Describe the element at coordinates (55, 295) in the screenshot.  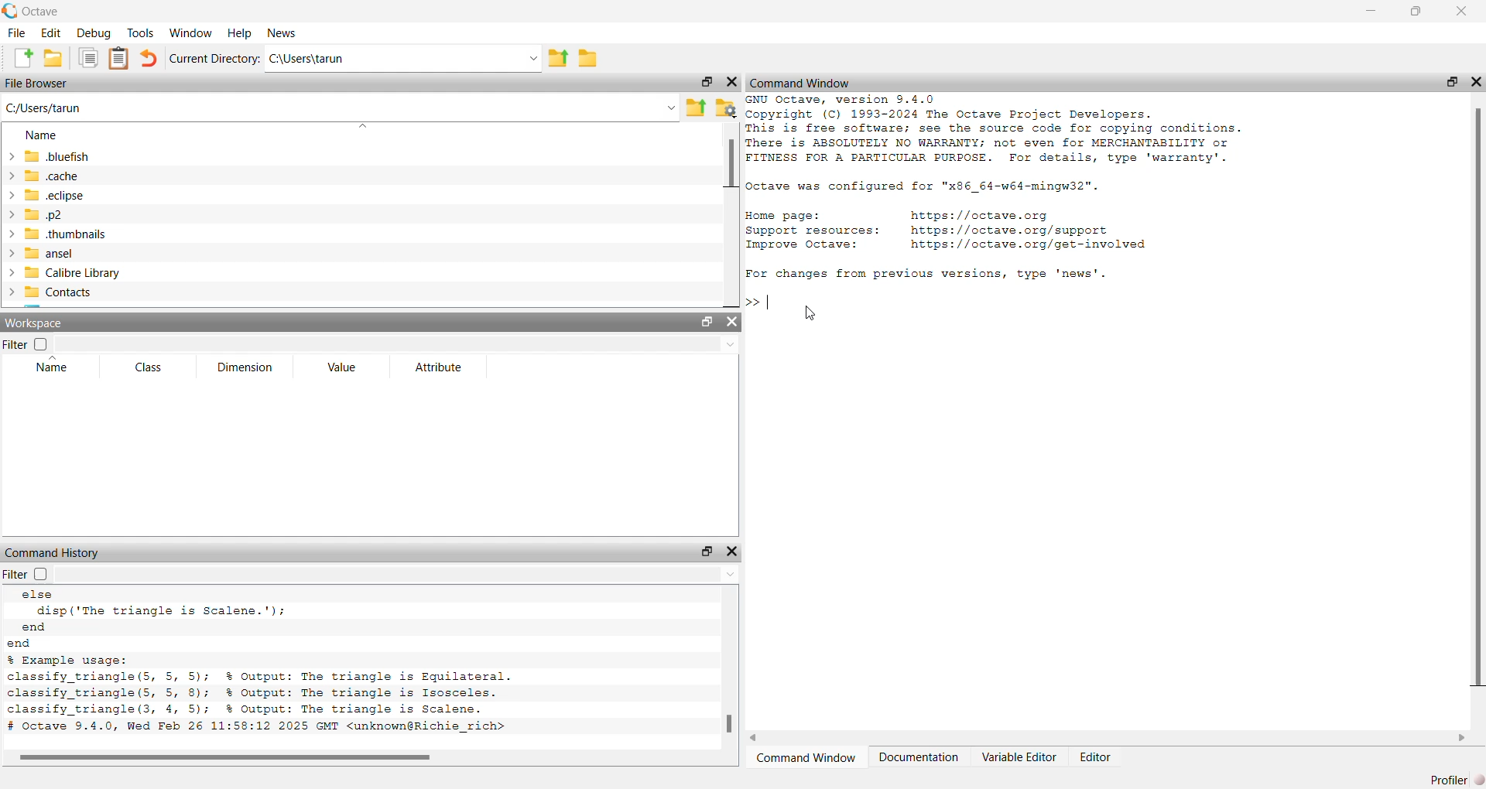
I see `contacts` at that location.